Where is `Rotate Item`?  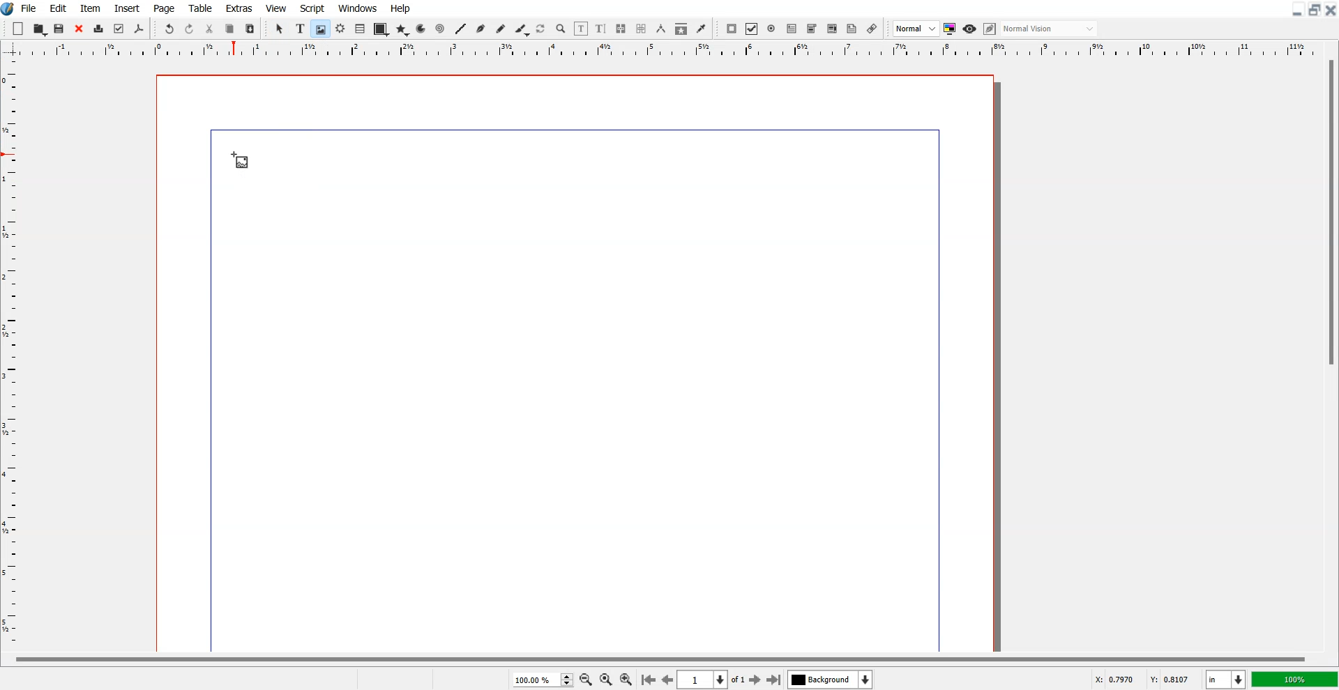 Rotate Item is located at coordinates (541, 29).